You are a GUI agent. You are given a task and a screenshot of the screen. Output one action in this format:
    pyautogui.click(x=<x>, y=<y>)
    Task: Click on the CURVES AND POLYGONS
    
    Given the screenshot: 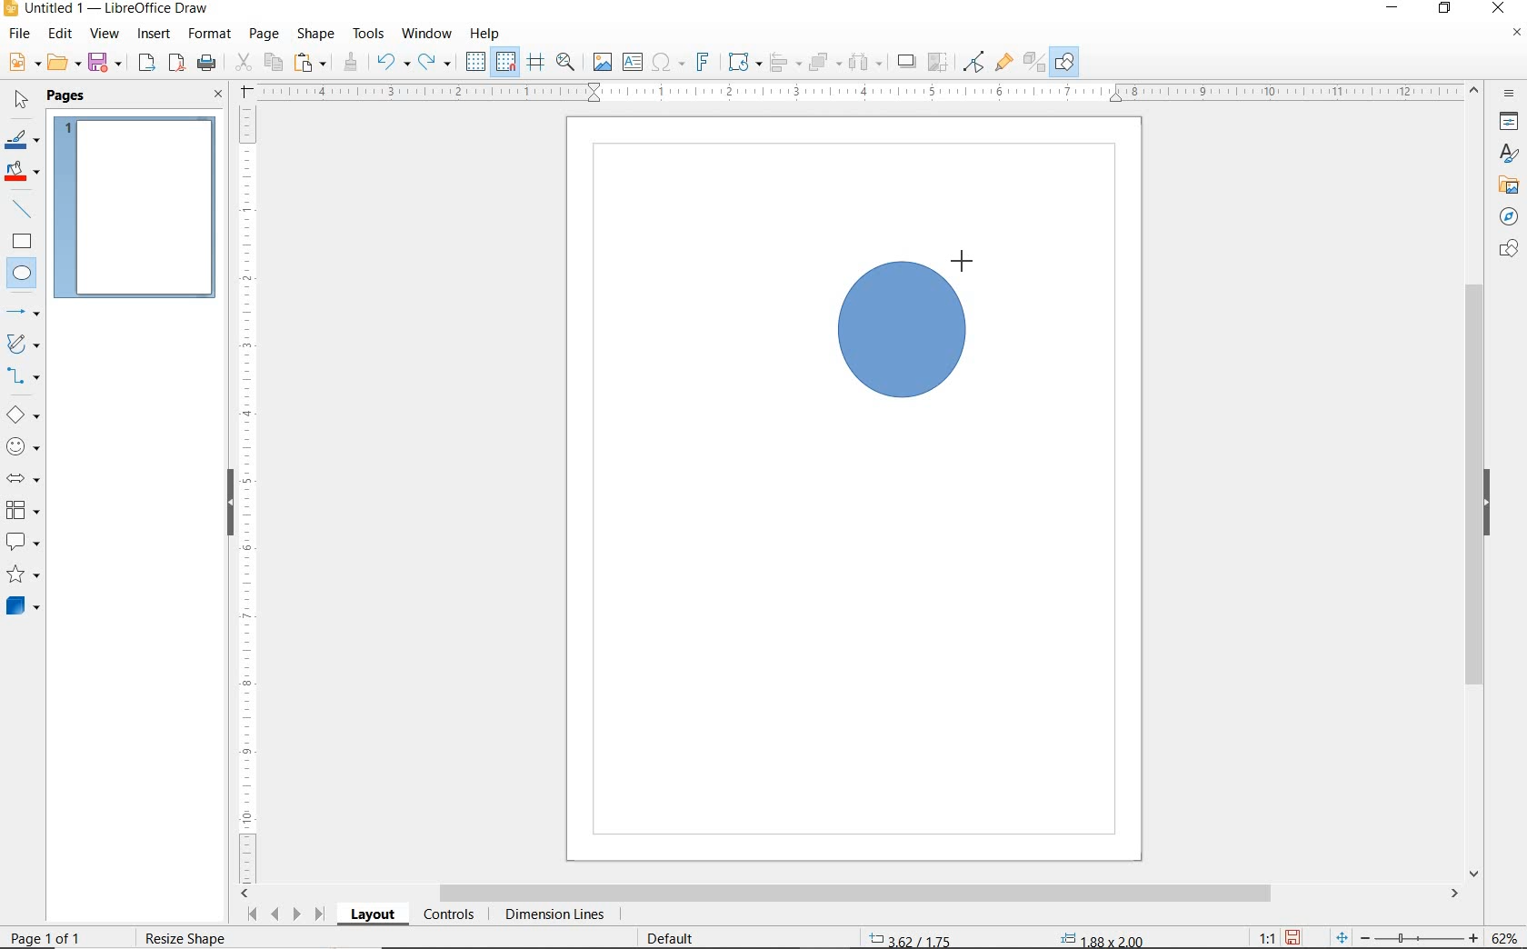 What is the action you would take?
    pyautogui.click(x=22, y=345)
    